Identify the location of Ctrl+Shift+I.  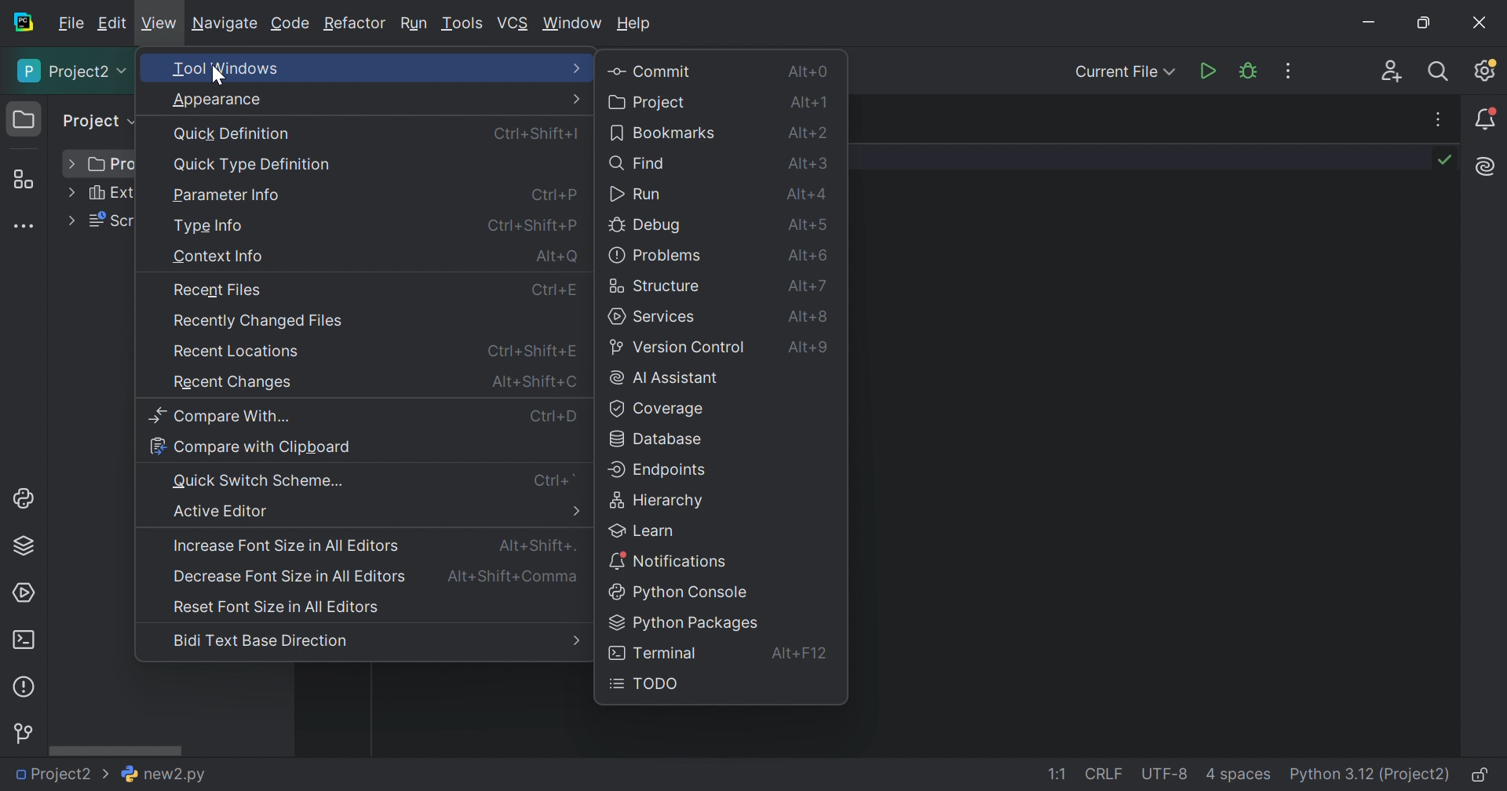
(540, 135).